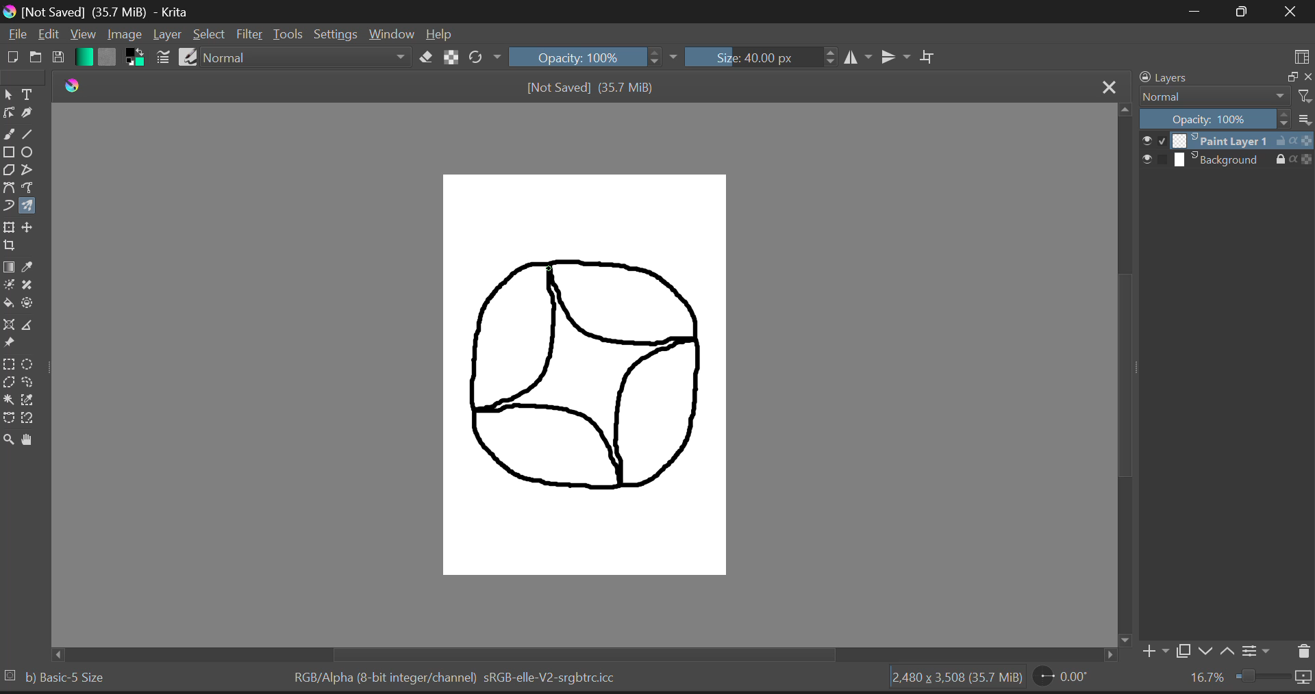 This screenshot has height=694, width=1315. I want to click on New, so click(12, 58).